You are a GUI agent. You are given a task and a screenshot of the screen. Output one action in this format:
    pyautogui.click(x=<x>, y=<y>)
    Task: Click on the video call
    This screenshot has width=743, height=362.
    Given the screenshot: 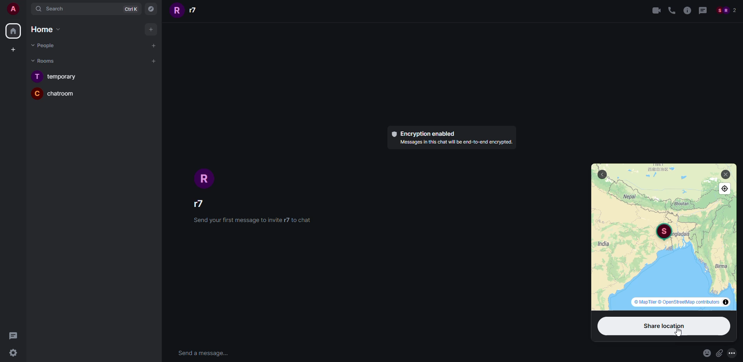 What is the action you would take?
    pyautogui.click(x=656, y=11)
    